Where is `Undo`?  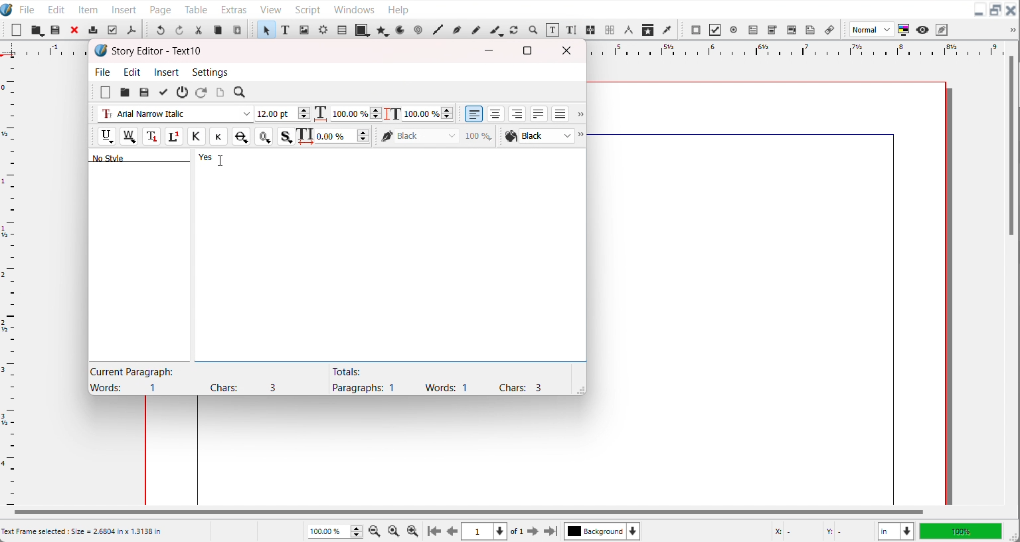
Undo is located at coordinates (160, 29).